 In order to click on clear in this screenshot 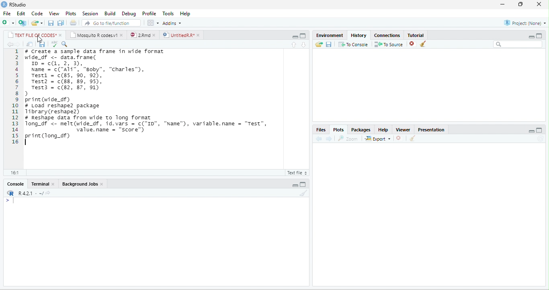, I will do `click(304, 193)`.